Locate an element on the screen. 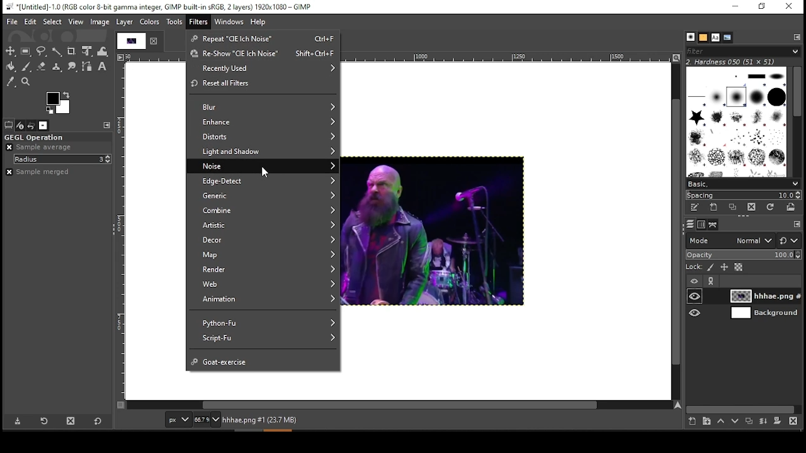 The image size is (806, 453). document history is located at coordinates (725, 38).